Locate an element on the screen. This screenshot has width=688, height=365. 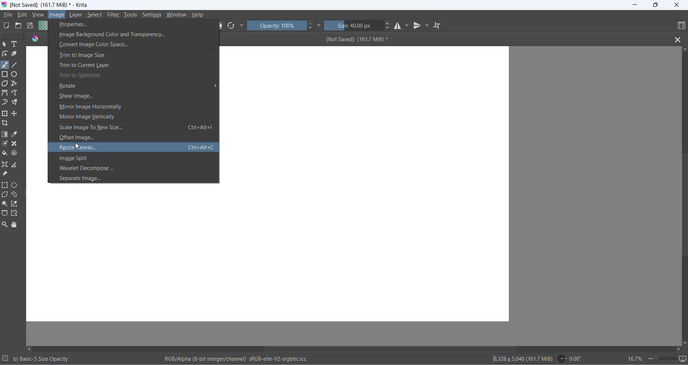
trim to selection is located at coordinates (134, 76).